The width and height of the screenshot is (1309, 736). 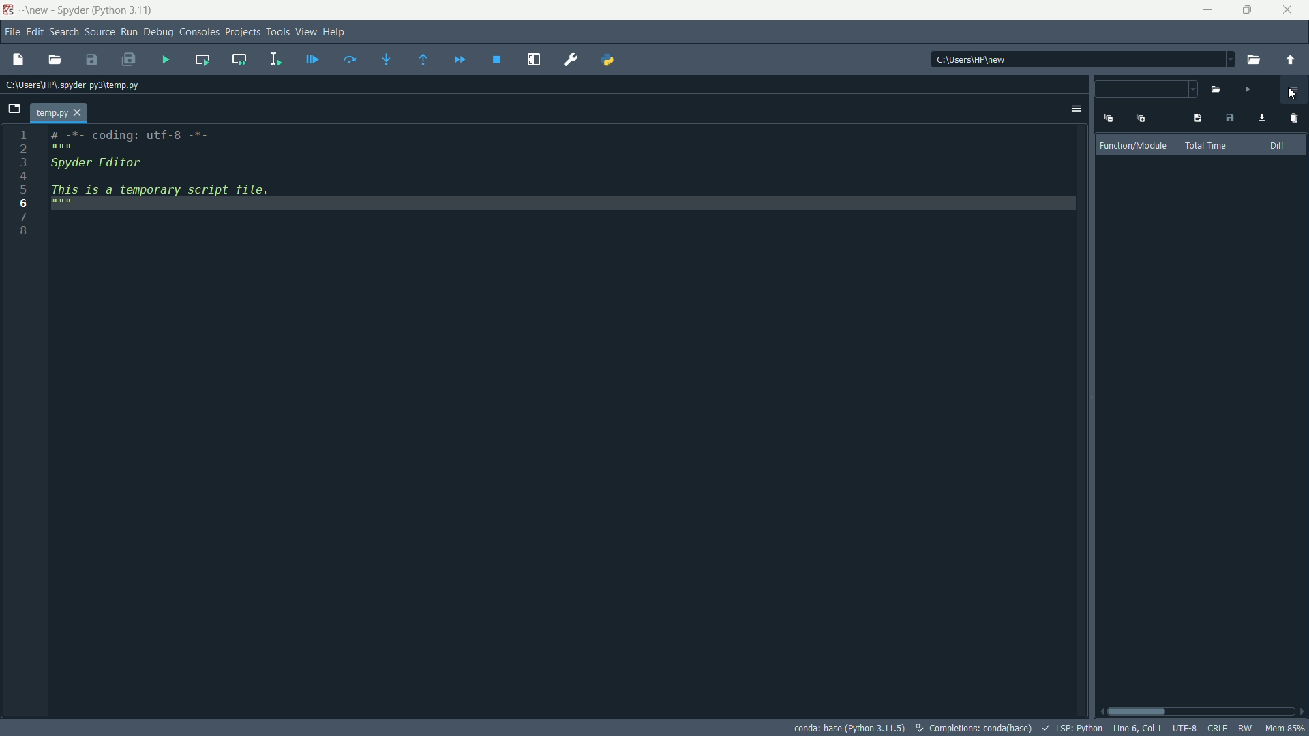 I want to click on app icon, so click(x=10, y=10).